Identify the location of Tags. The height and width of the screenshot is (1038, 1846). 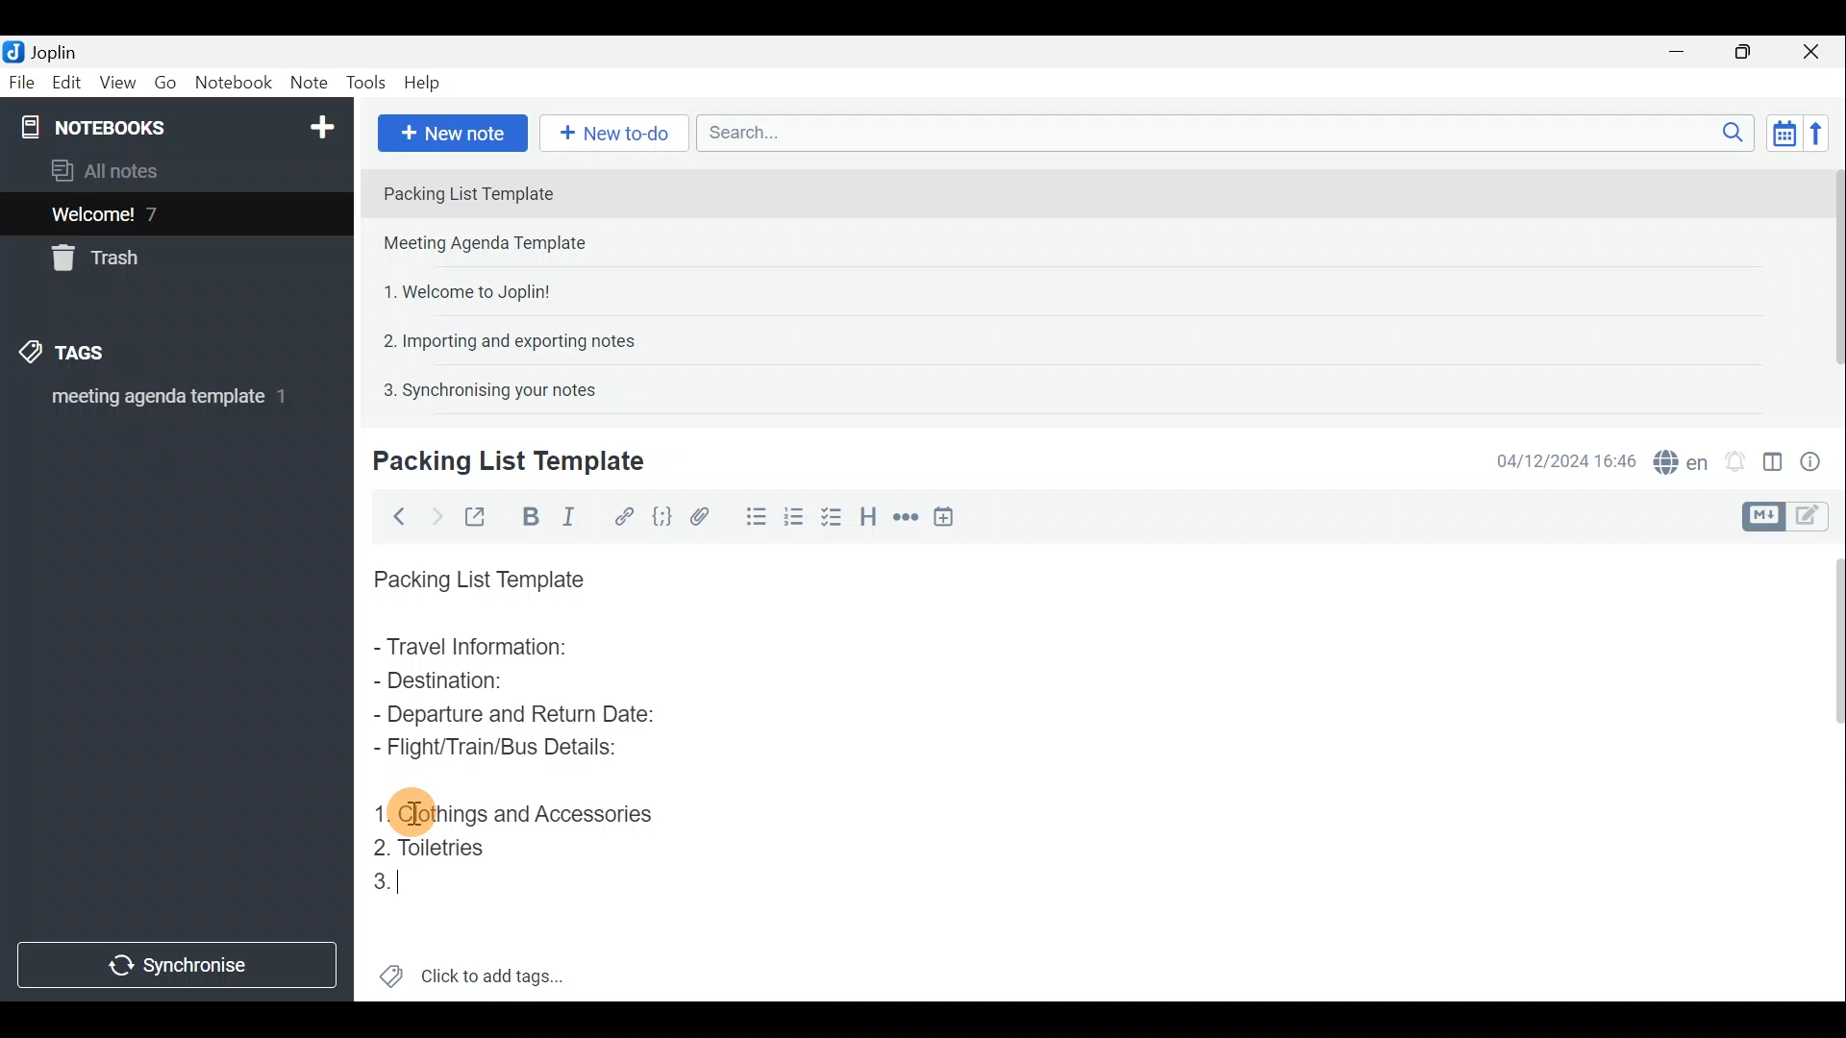
(93, 356).